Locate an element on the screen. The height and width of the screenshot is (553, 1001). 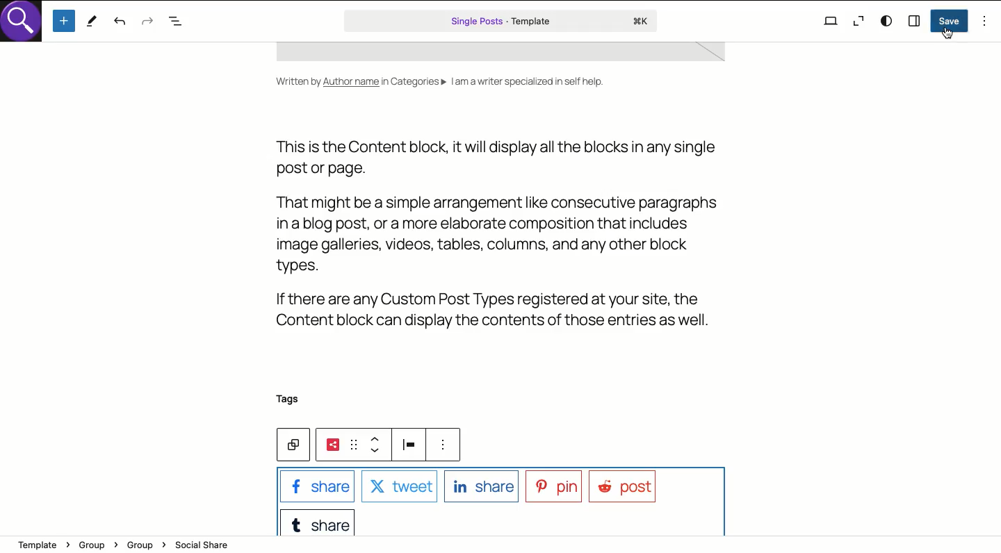
This is the Content block, it will display all the blocks in any single
post or page.

That might be a simple arrangement like consecutive paragraphs
ina blog post, or a more elaborate composition that includes
image galleries, videos, tables, columns, and any other block
types.

If there are any Custom Post Types registered at your site, the
Content block can display the contents of those entries as well. is located at coordinates (495, 237).